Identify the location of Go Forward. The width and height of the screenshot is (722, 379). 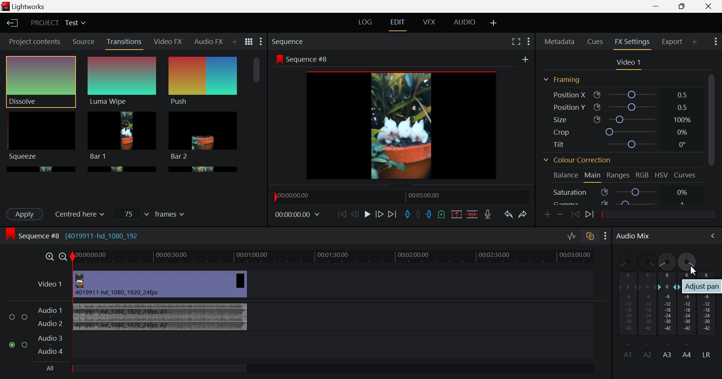
(380, 214).